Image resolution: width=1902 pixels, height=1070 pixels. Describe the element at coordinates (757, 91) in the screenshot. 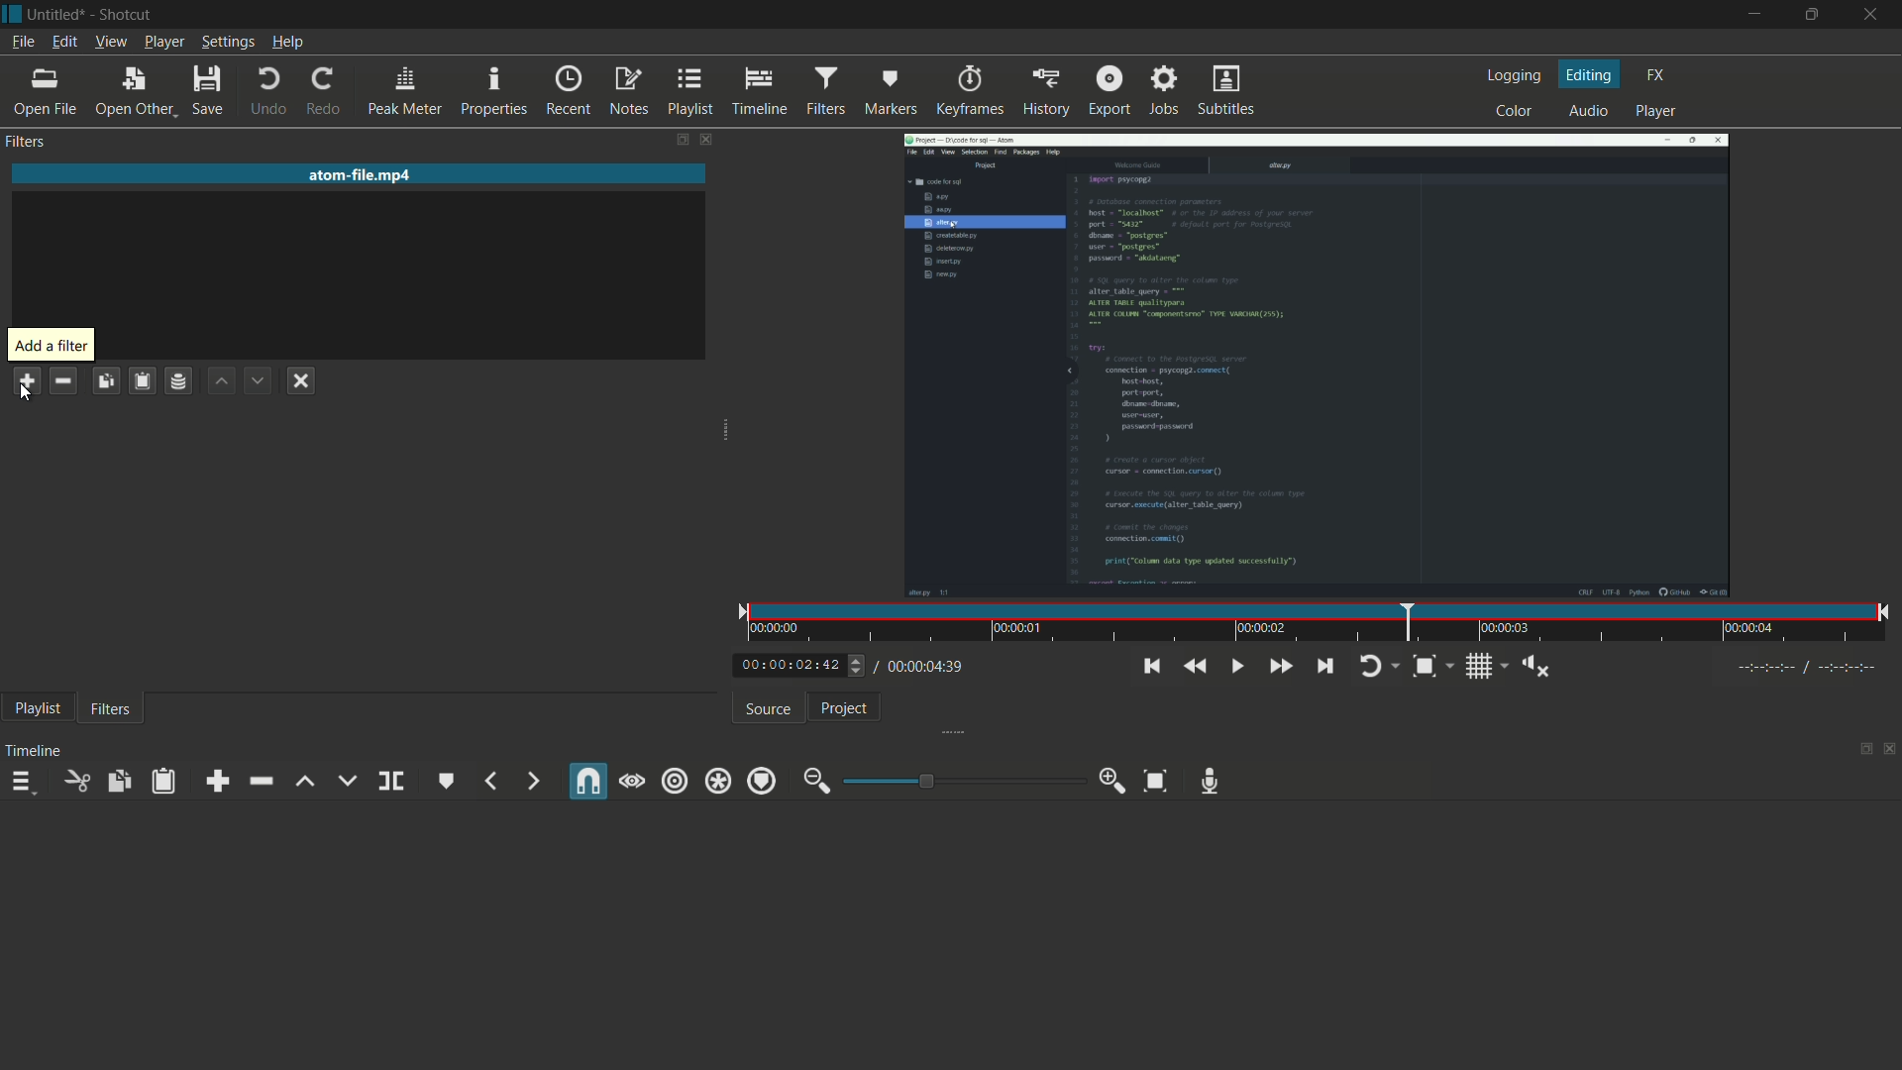

I see `timeline` at that location.